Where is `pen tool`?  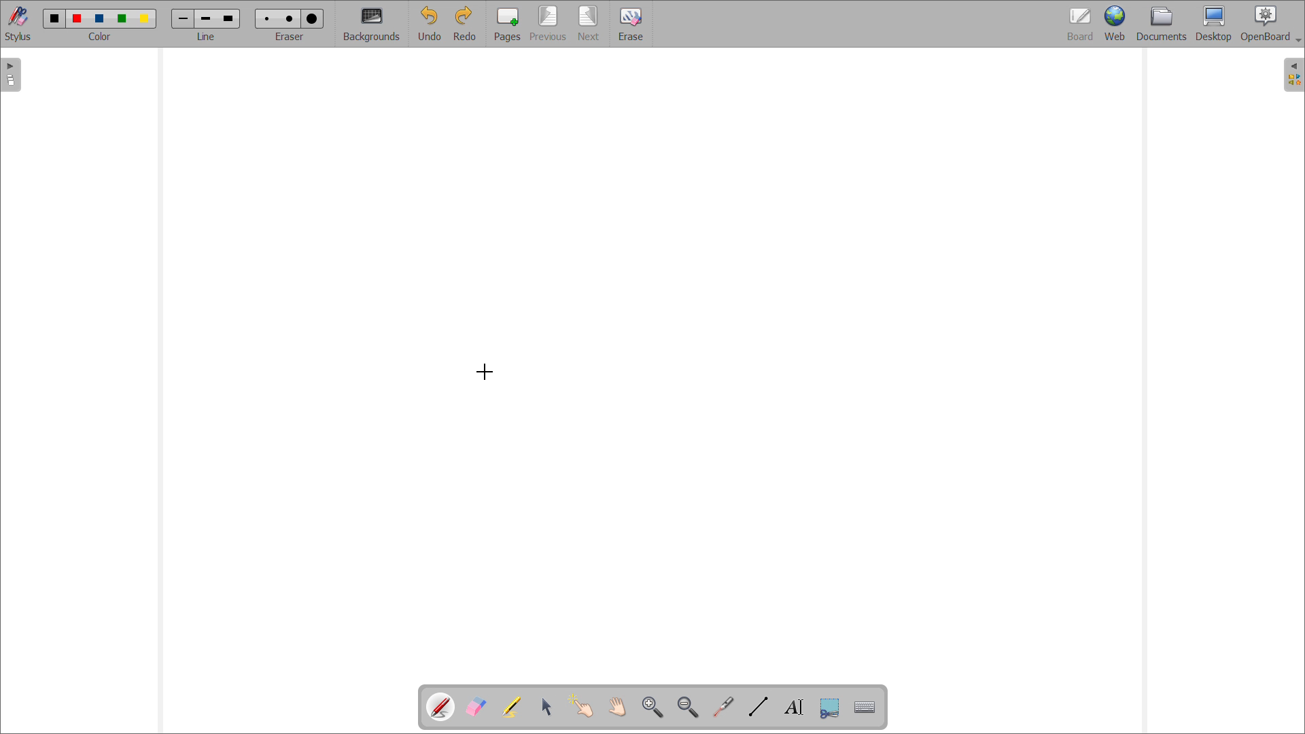 pen tool is located at coordinates (442, 707).